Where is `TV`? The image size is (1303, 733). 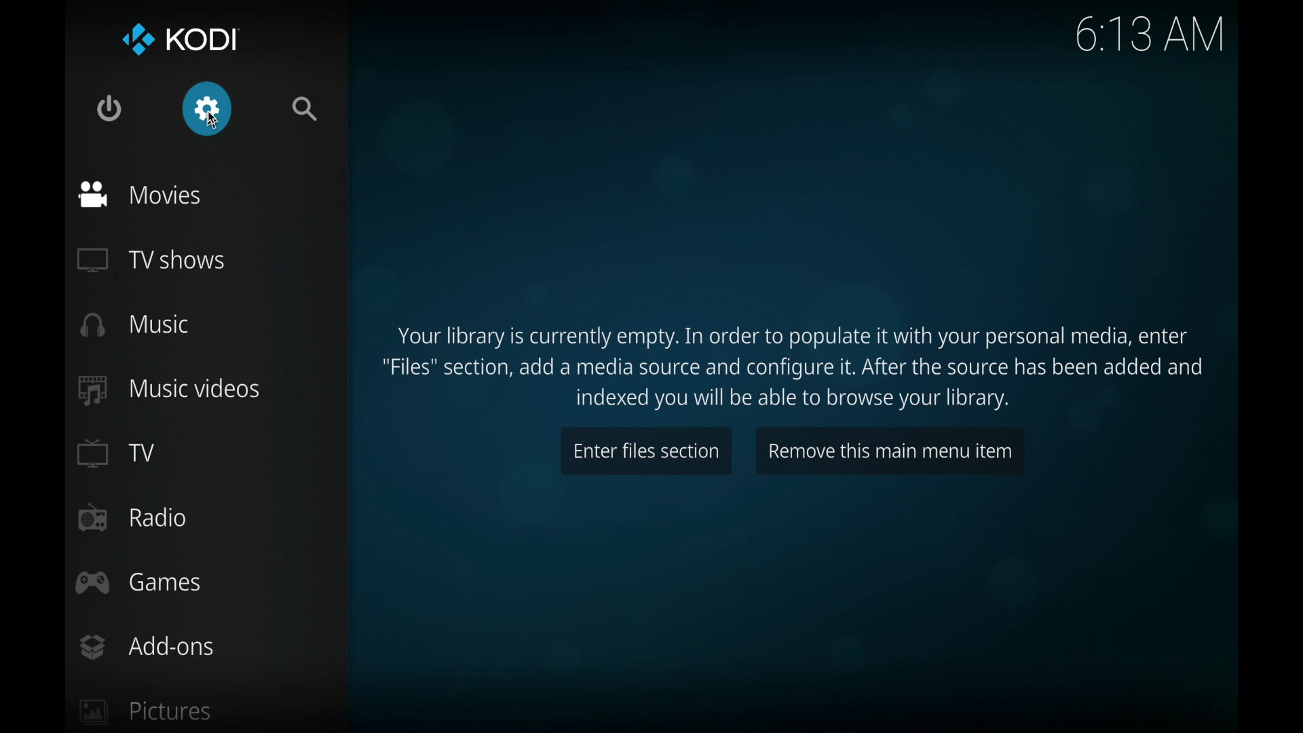
TV is located at coordinates (115, 452).